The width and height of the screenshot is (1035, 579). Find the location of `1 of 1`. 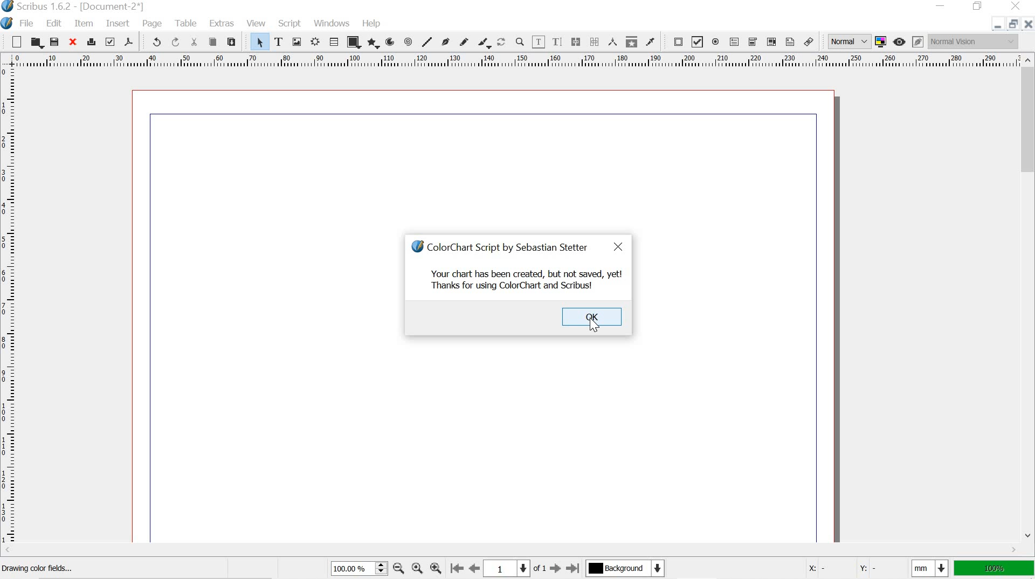

1 of 1 is located at coordinates (515, 568).